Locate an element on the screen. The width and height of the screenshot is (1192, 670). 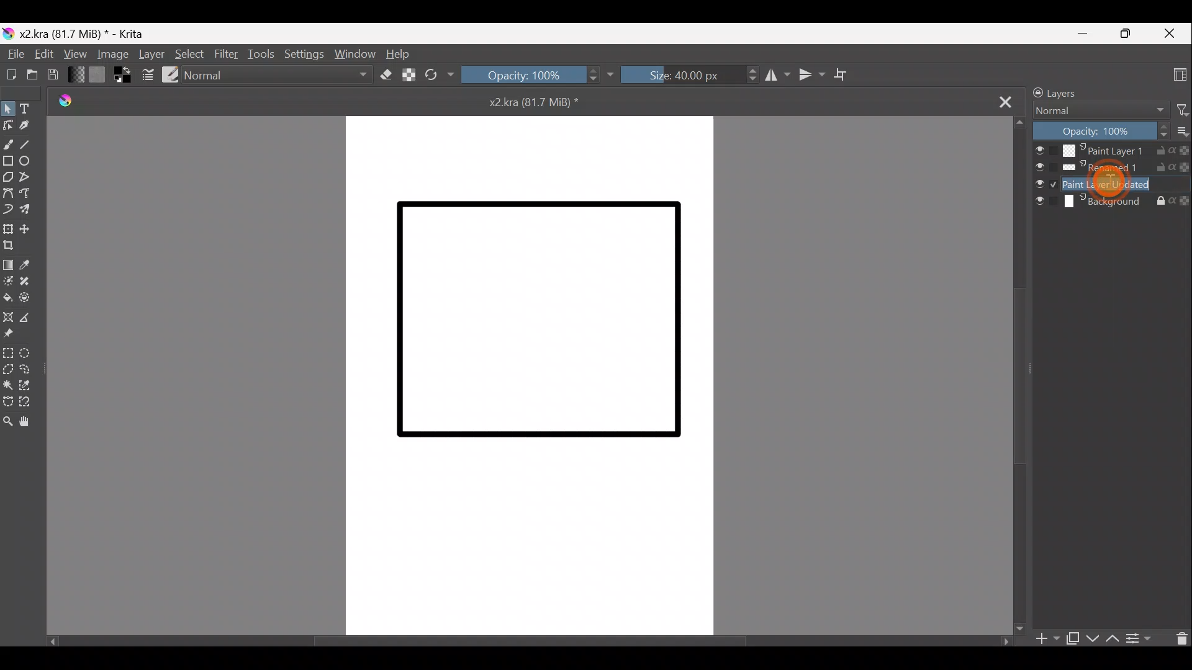
Measure the distance between two points is located at coordinates (32, 318).